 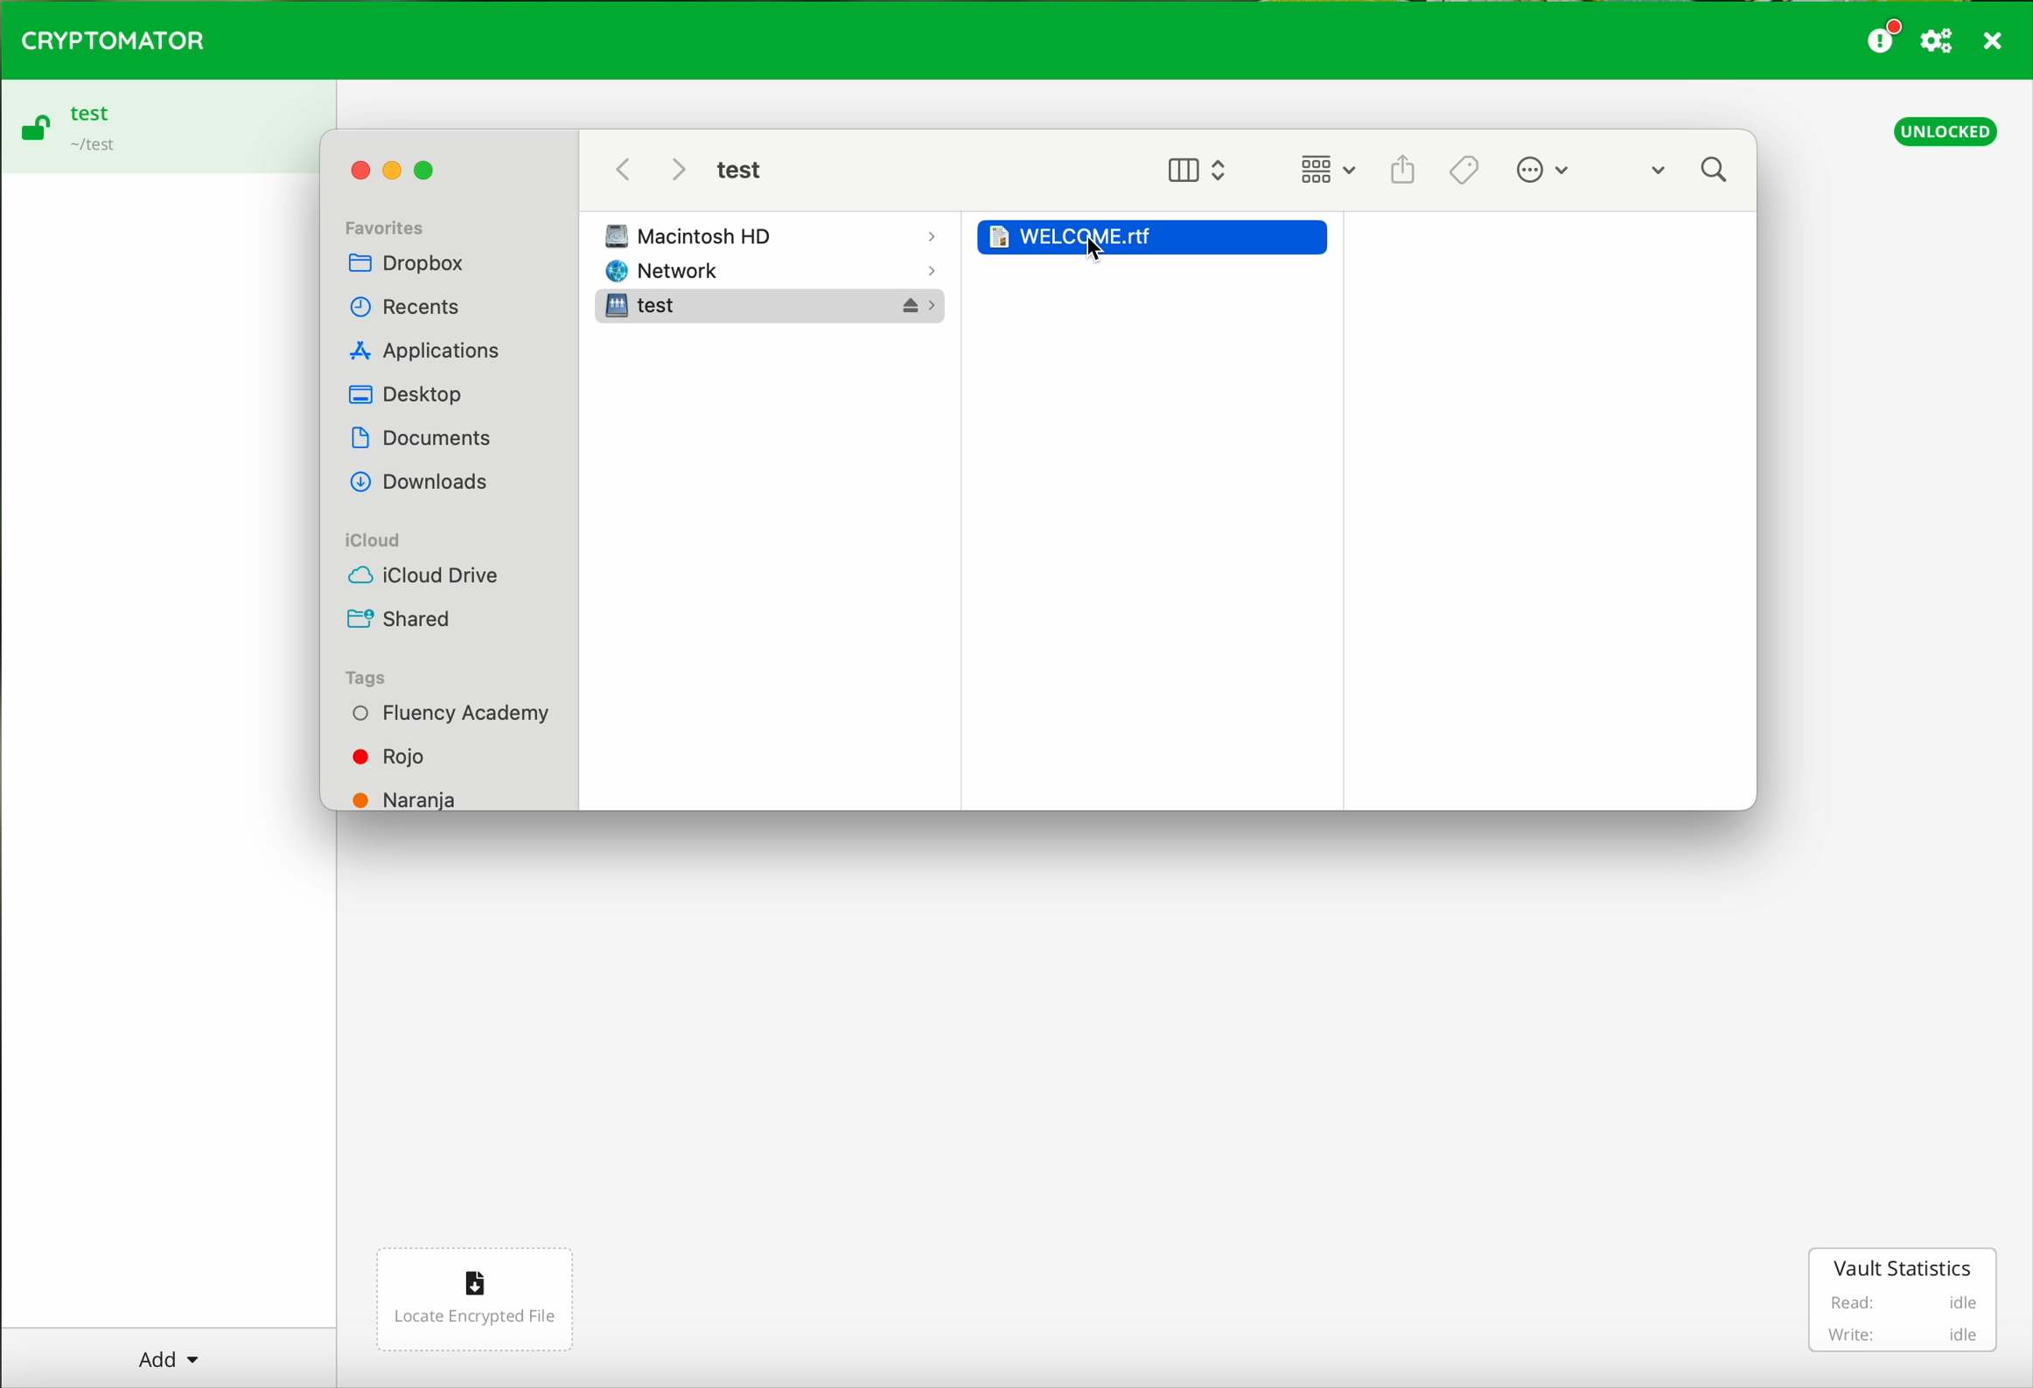 I want to click on Add, so click(x=169, y=1353).